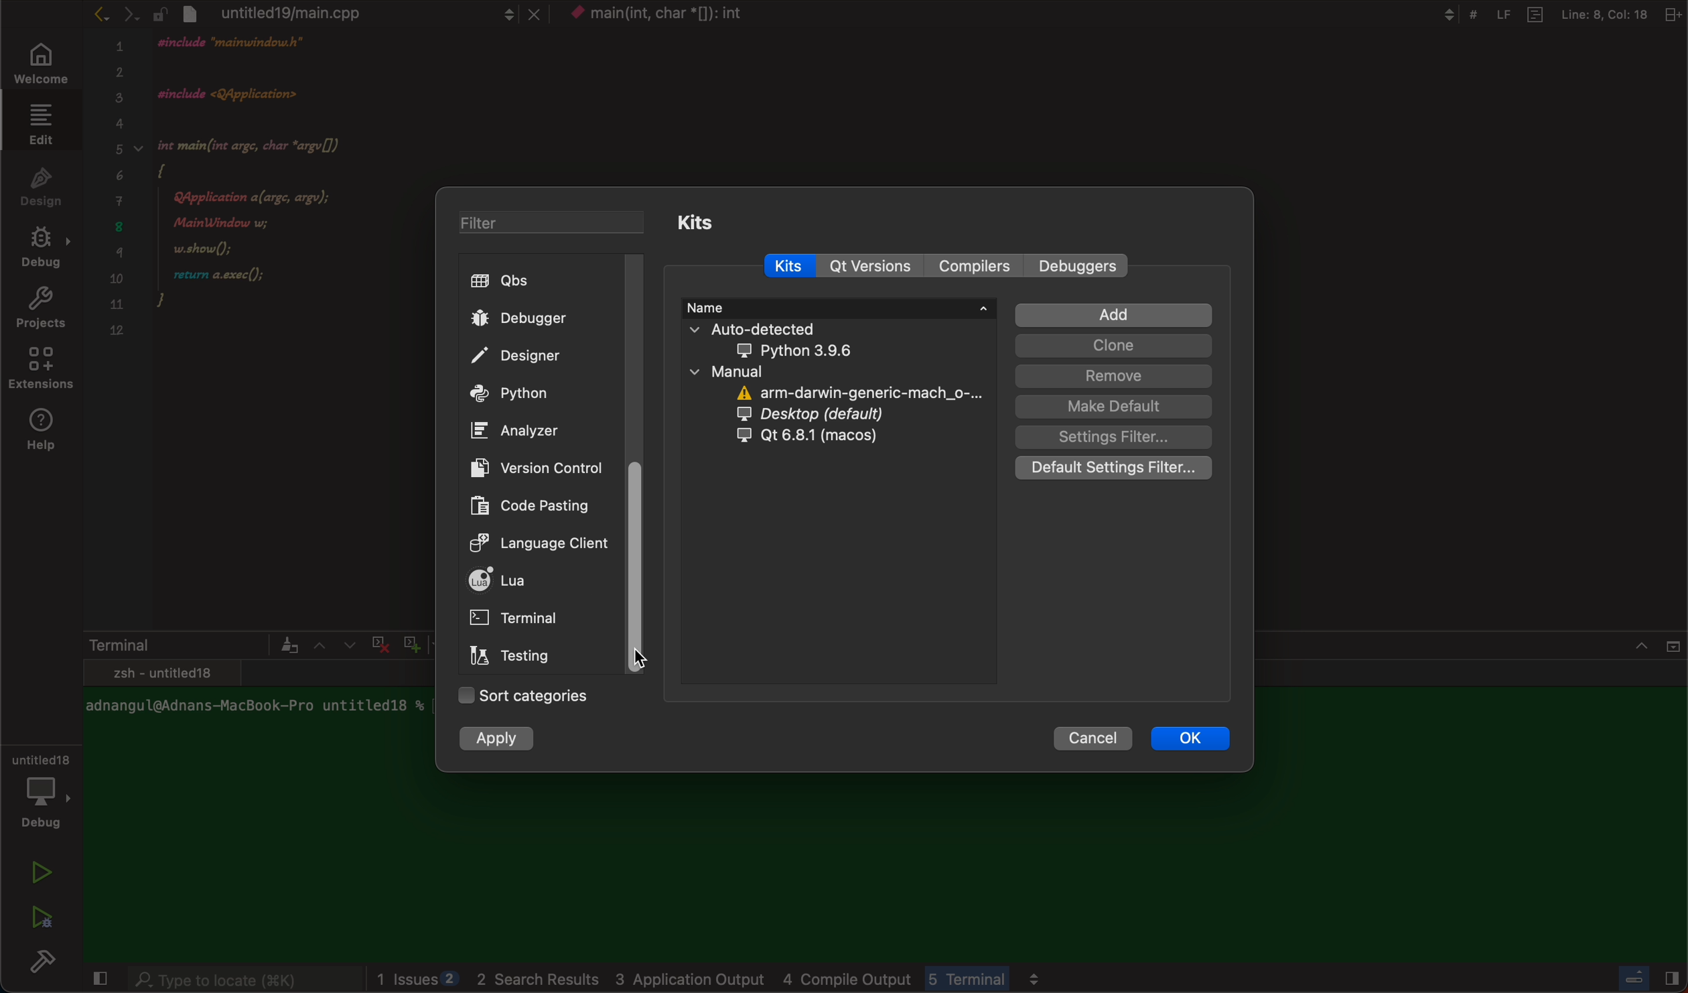 The height and width of the screenshot is (993, 1688). I want to click on analyzer, so click(522, 431).